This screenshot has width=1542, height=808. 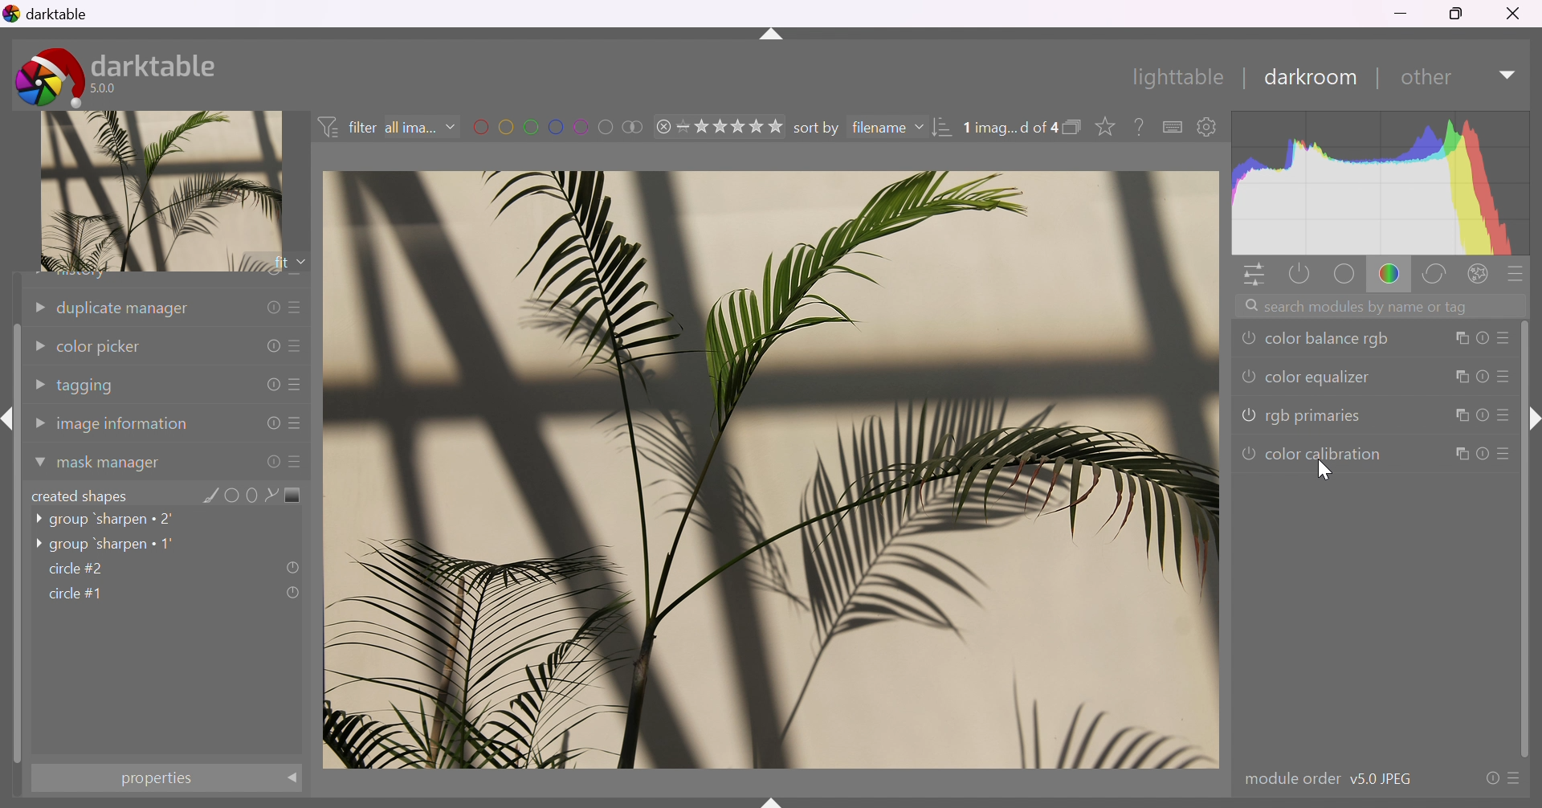 I want to click on color picker, so click(x=166, y=348).